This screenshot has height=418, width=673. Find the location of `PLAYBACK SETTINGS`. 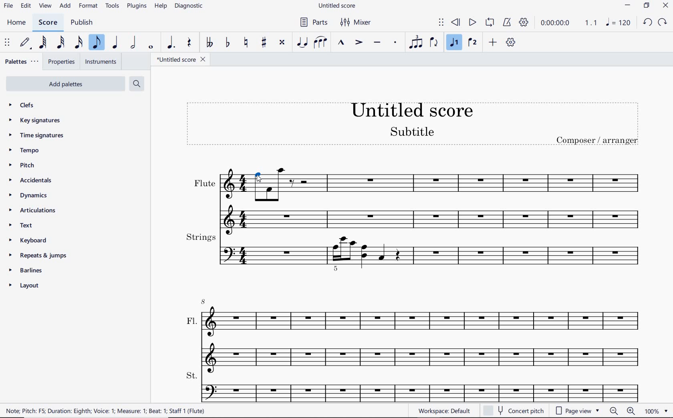

PLAYBACK SETTINGS is located at coordinates (524, 22).